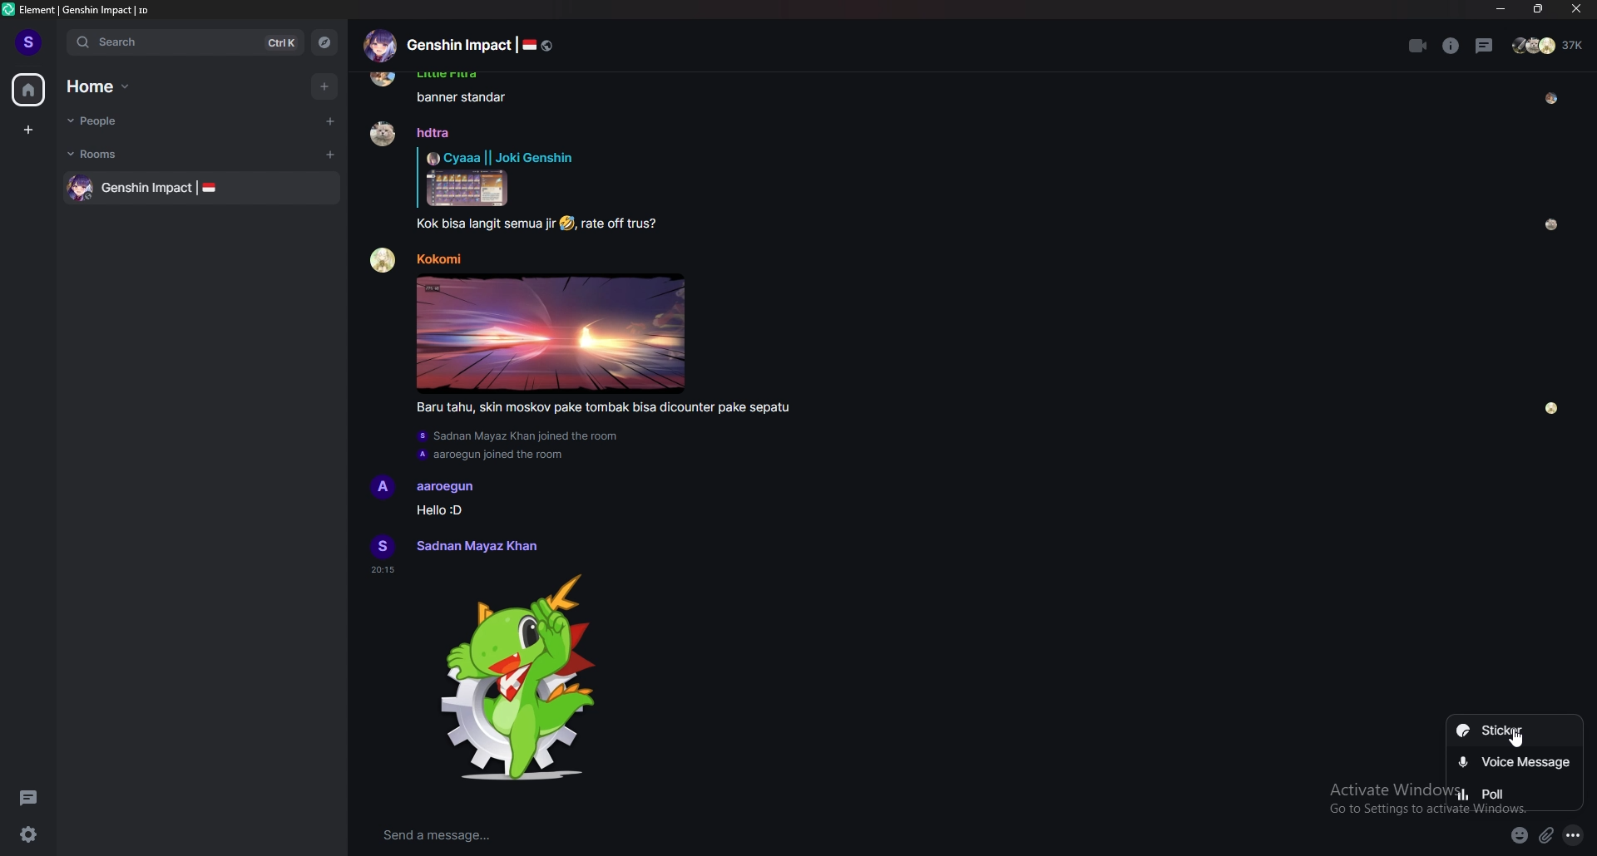 The width and height of the screenshot is (1597, 856). What do you see at coordinates (1515, 738) in the screenshot?
I see `cursor` at bounding box center [1515, 738].